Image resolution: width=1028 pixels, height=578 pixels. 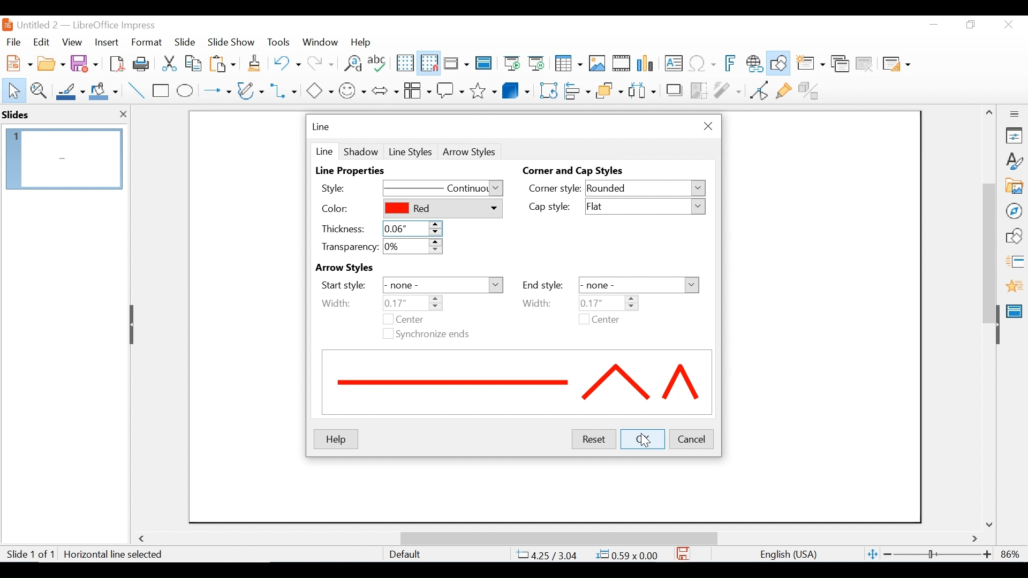 I want to click on checkbox, so click(x=387, y=320).